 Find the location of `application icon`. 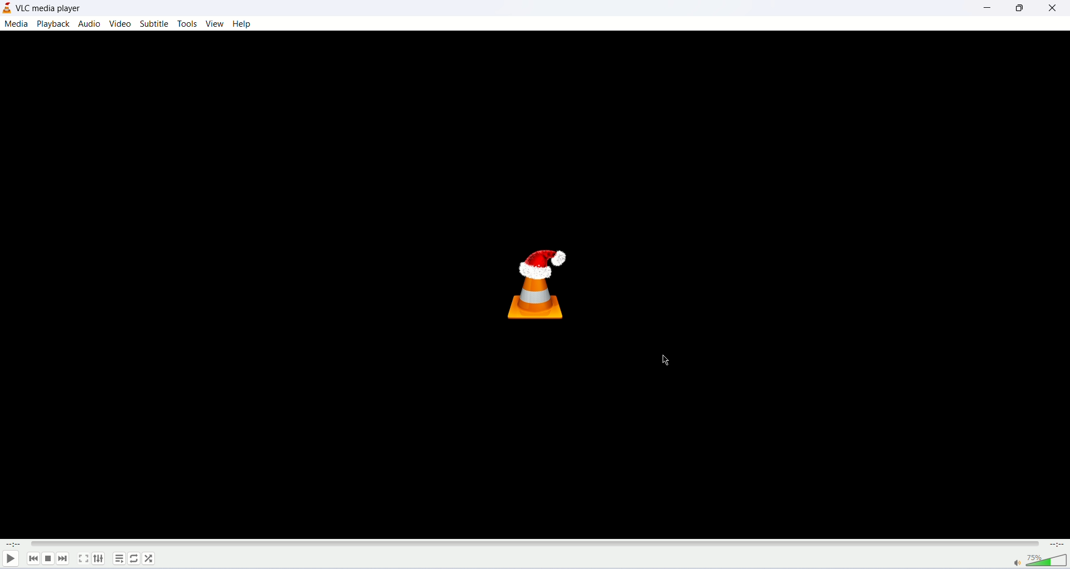

application icon is located at coordinates (7, 8).